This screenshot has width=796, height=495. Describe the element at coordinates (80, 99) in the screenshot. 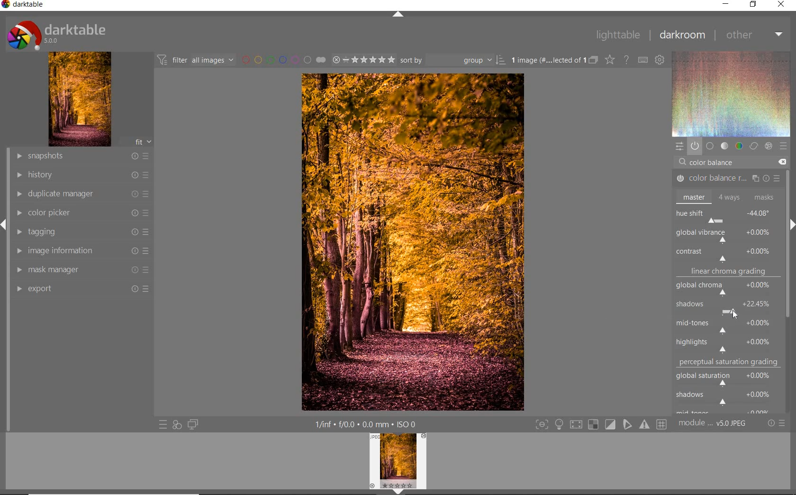

I see `image` at that location.